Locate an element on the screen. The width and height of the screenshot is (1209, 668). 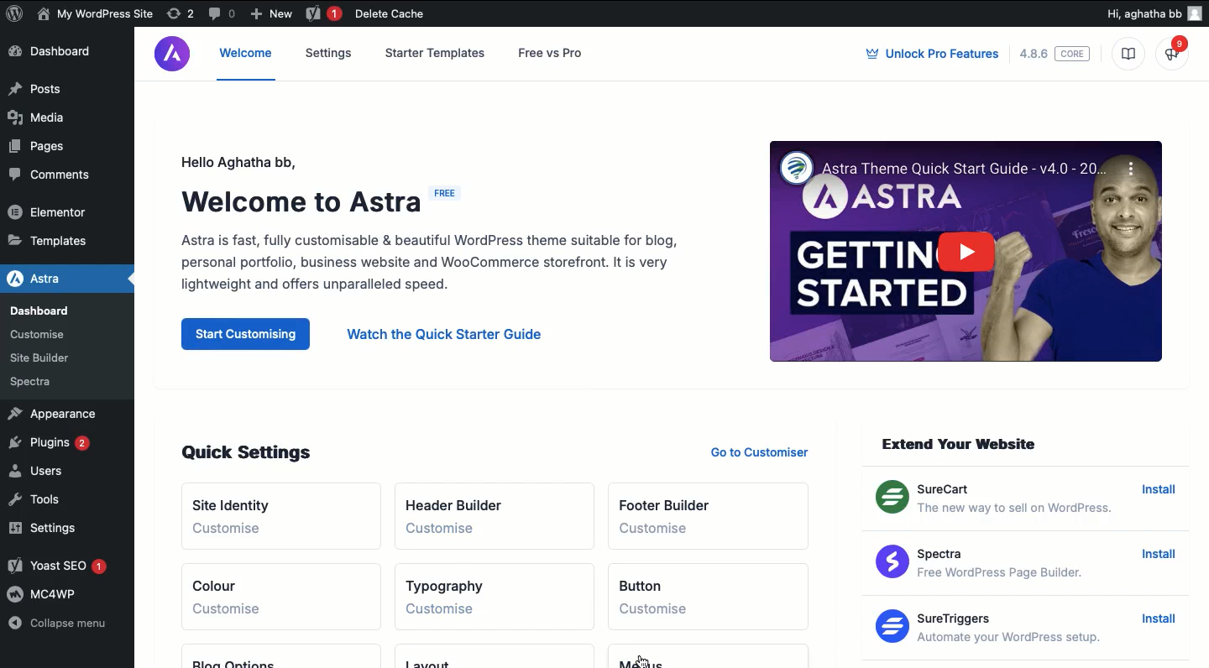
Quick settings is located at coordinates (249, 453).